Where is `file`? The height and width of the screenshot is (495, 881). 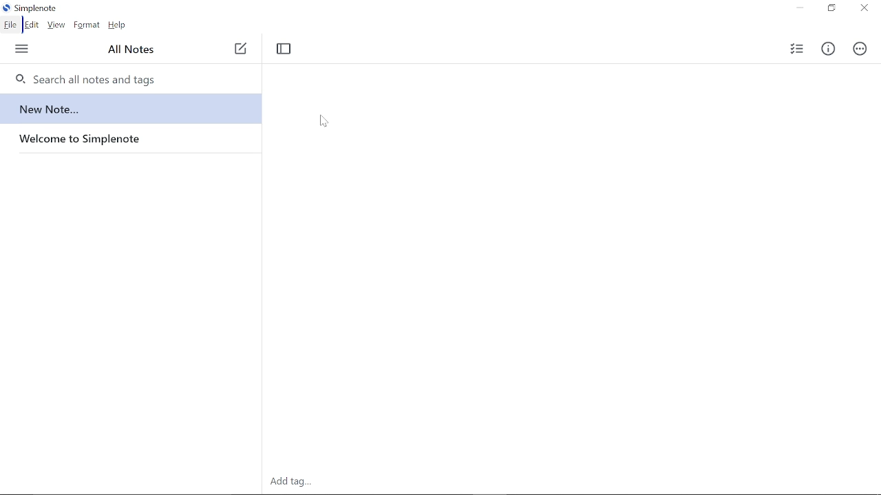
file is located at coordinates (11, 25).